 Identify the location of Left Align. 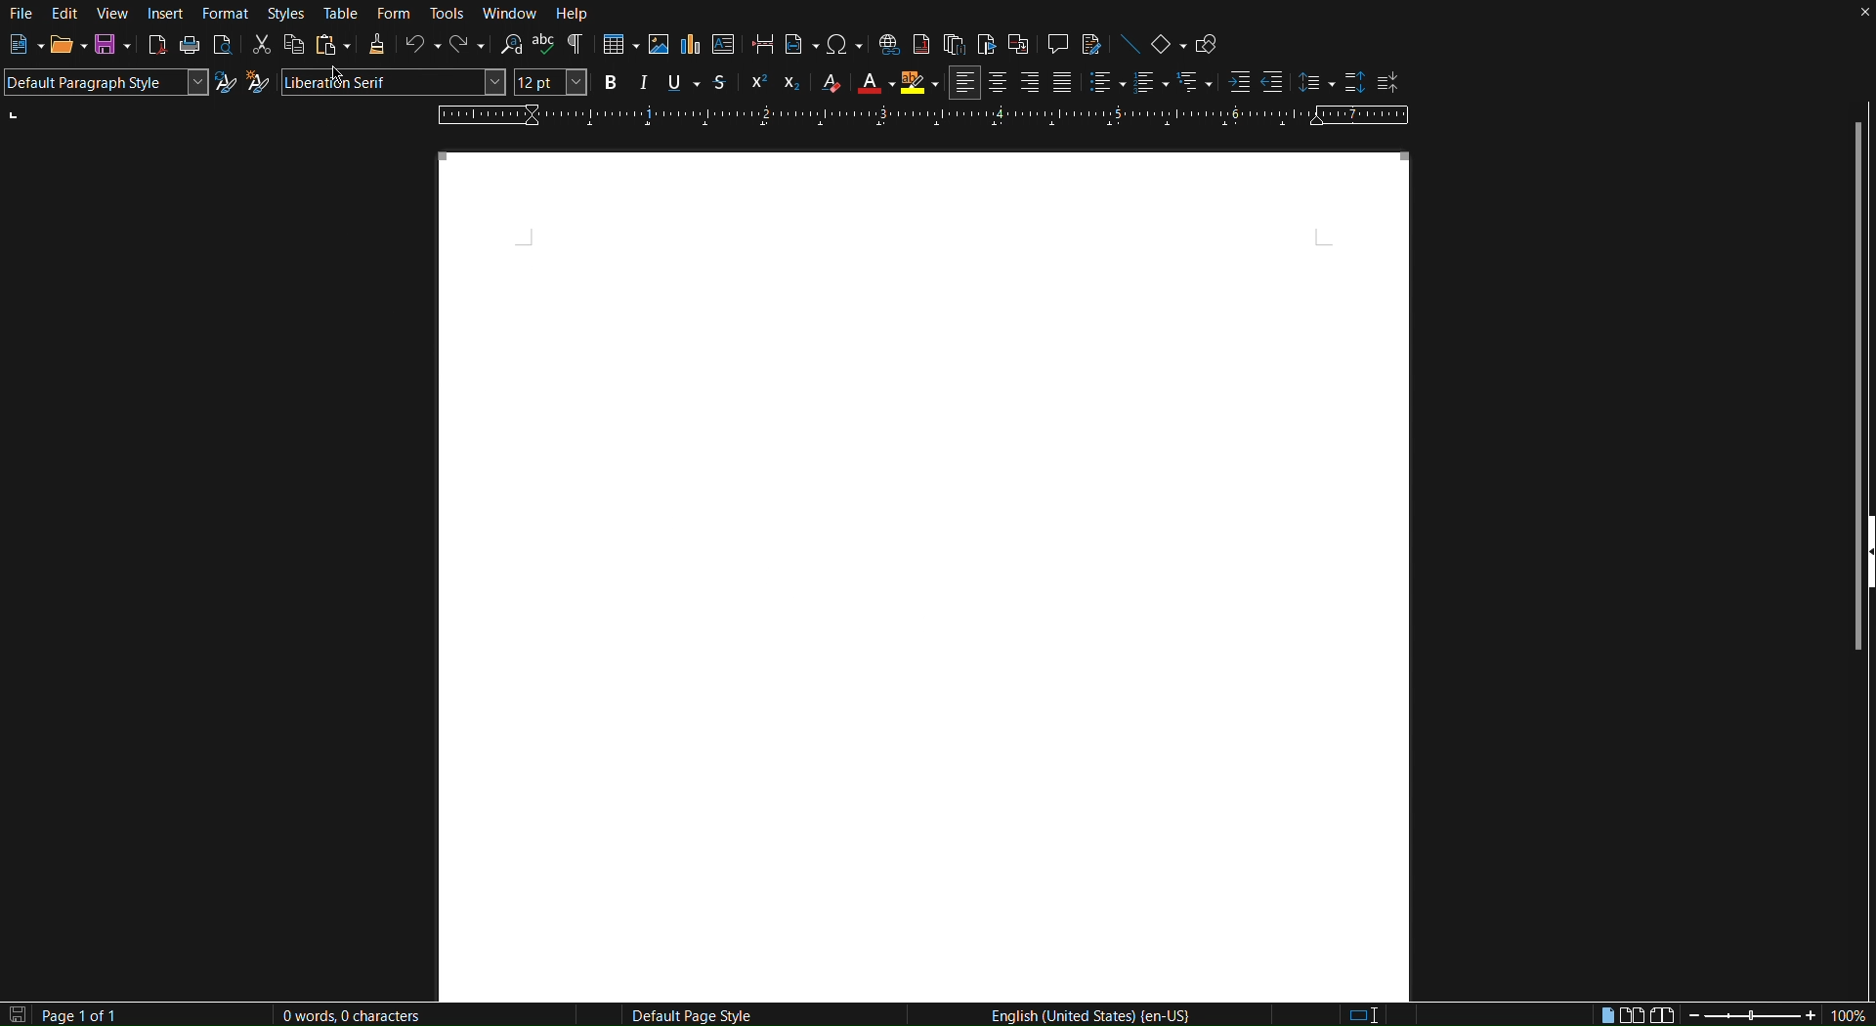
(965, 83).